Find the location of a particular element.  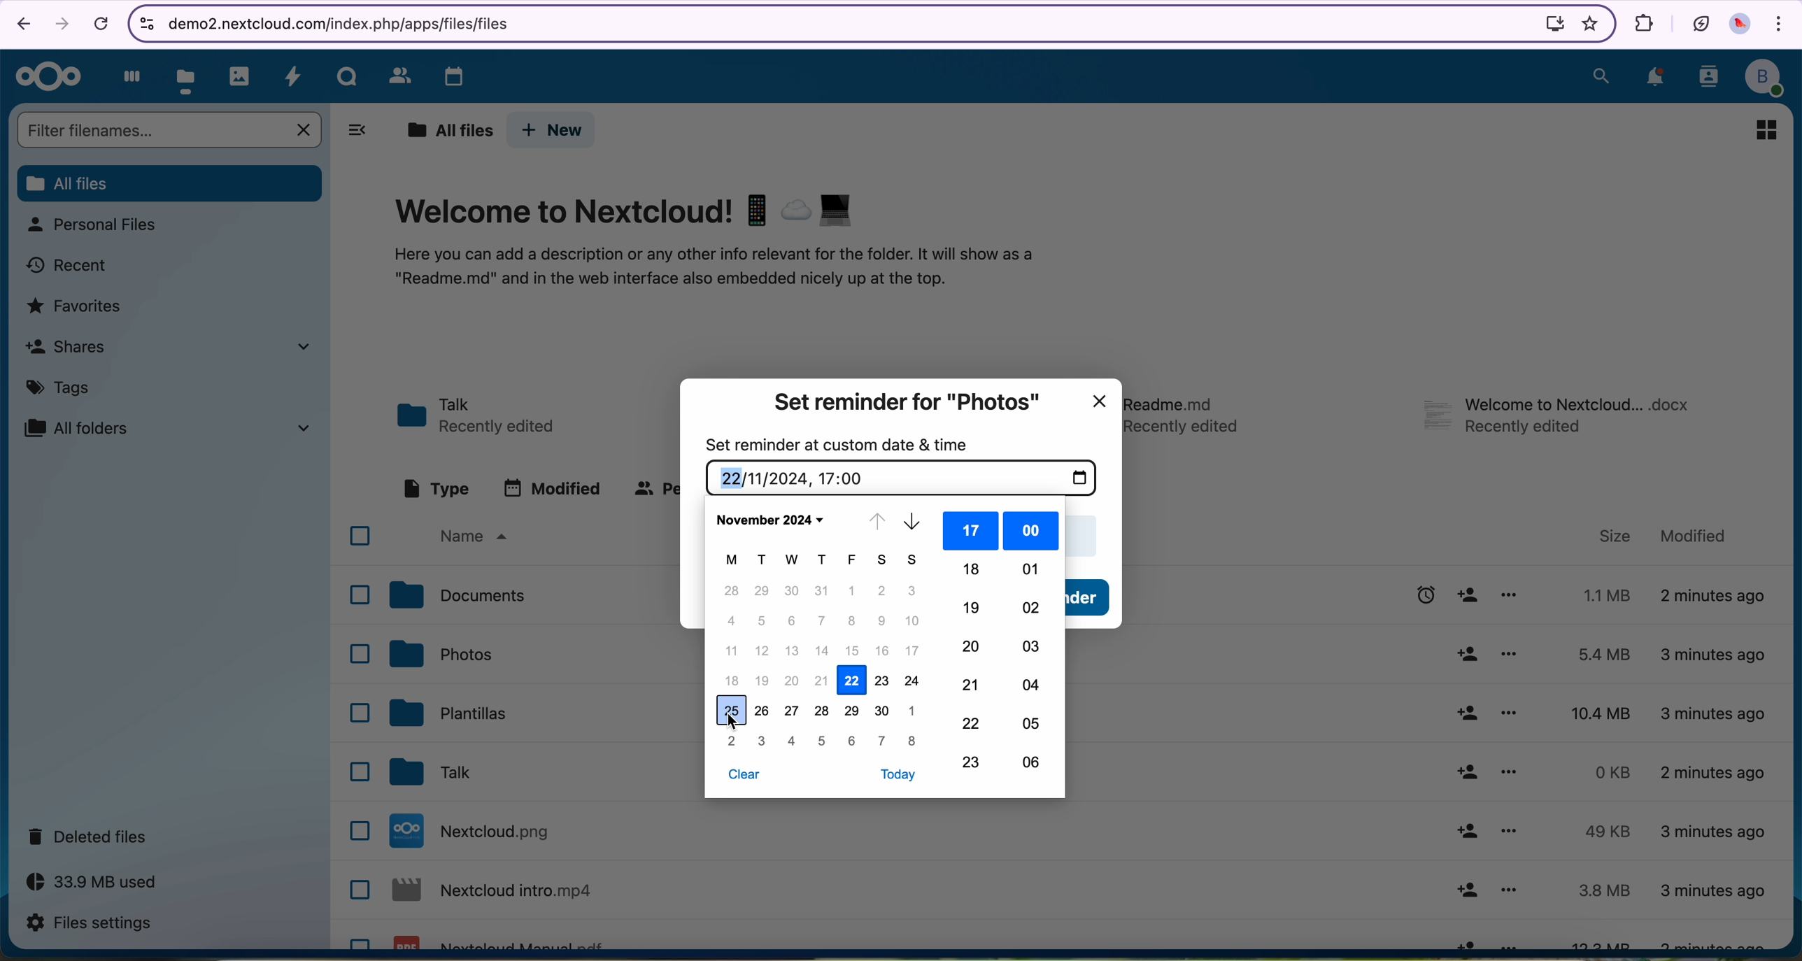

03 is located at coordinates (1030, 646).